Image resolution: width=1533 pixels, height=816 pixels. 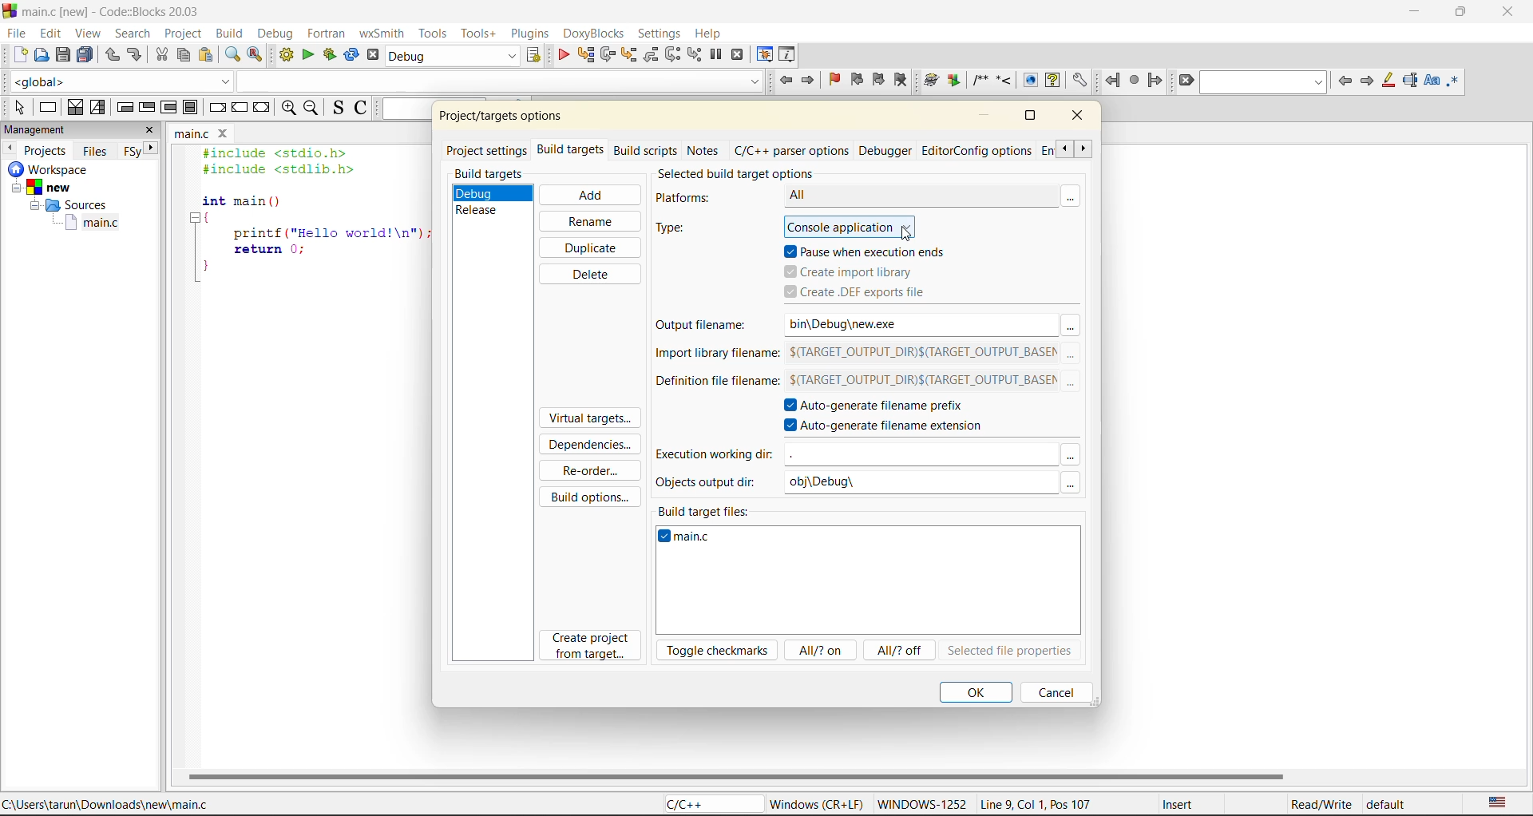 I want to click on create .def files, so click(x=851, y=293).